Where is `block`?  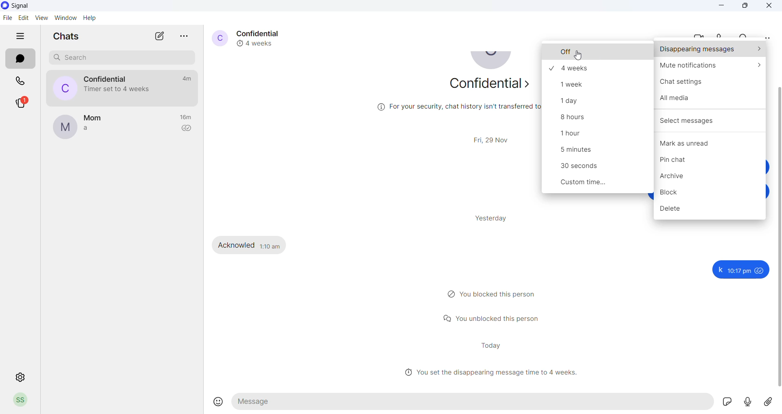
block is located at coordinates (712, 195).